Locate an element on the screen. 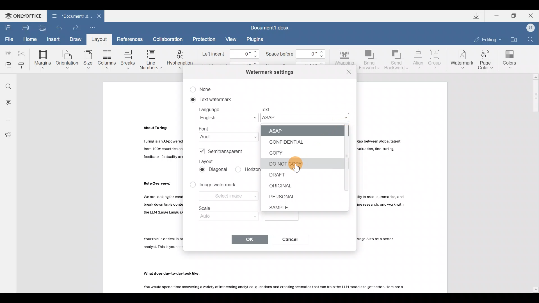 The height and width of the screenshot is (303, 539). Layout is located at coordinates (101, 40).